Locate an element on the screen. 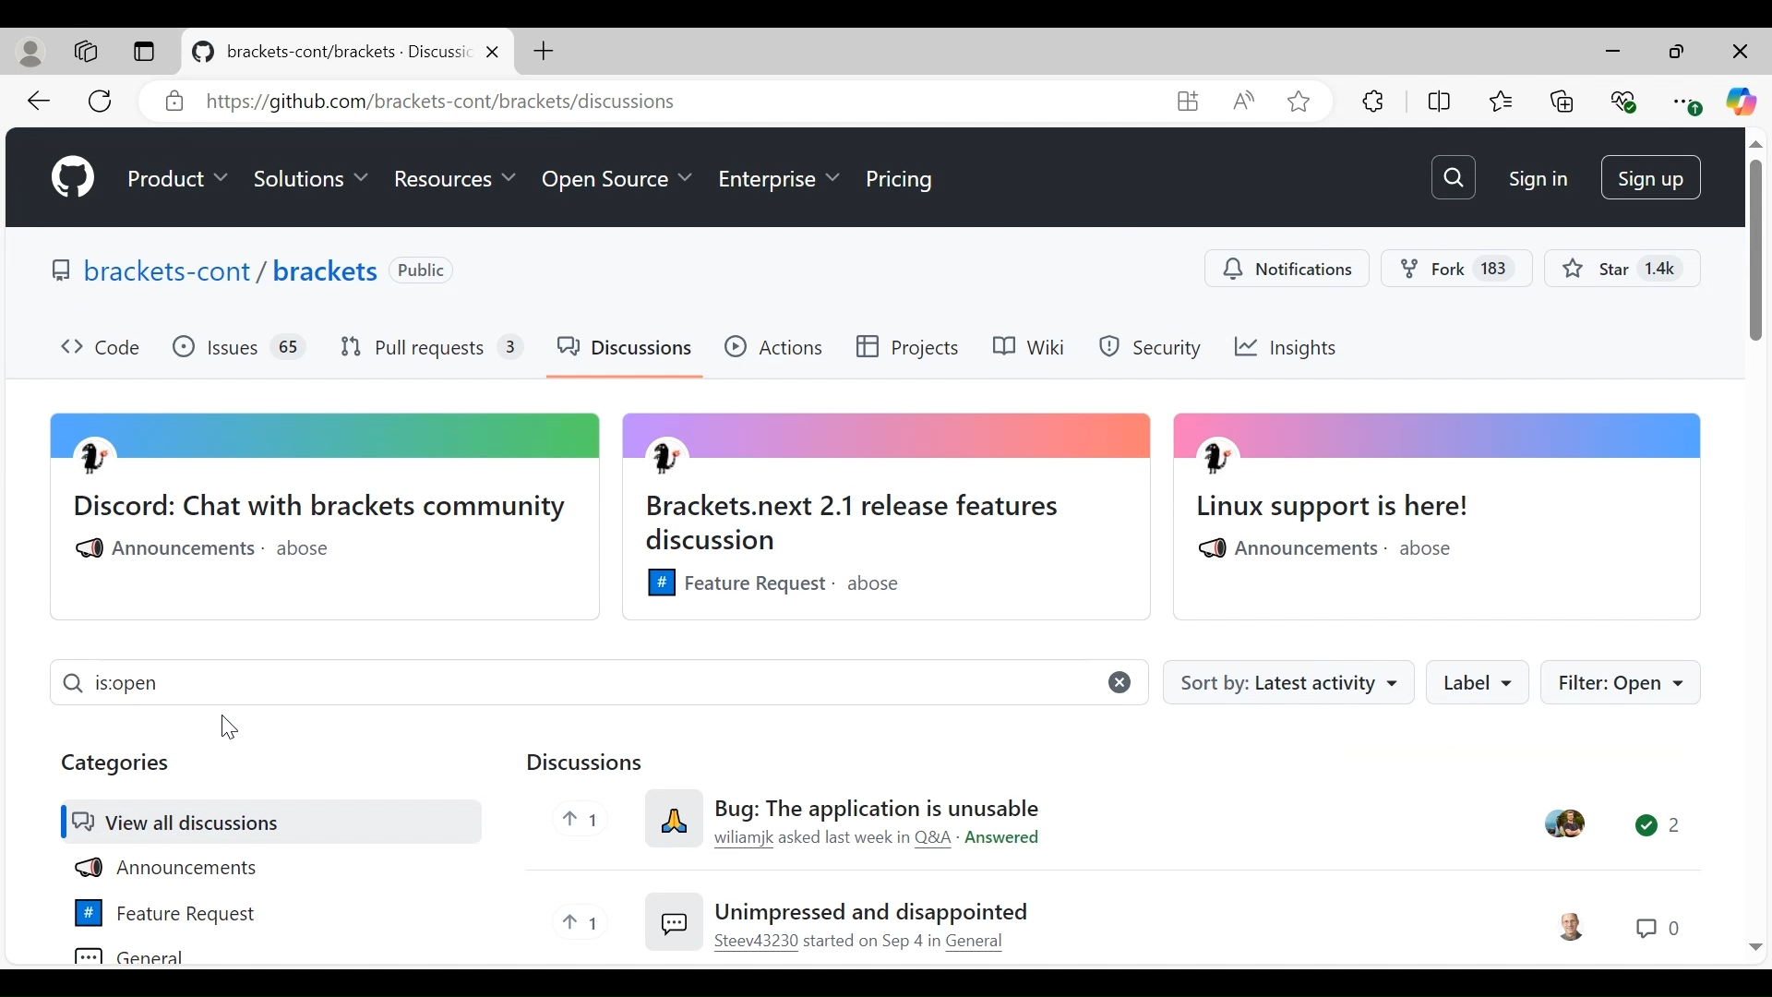 This screenshot has width=1772, height=997. minimize is located at coordinates (1613, 52).